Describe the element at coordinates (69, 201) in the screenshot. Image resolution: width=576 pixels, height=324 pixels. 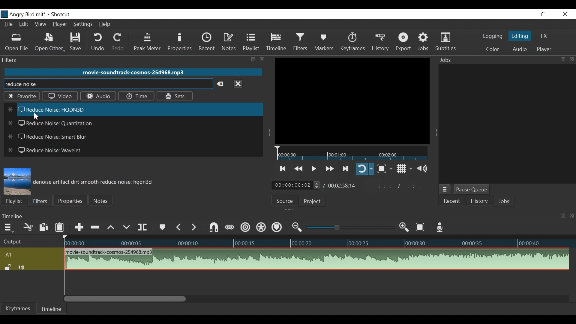
I see `Properties` at that location.